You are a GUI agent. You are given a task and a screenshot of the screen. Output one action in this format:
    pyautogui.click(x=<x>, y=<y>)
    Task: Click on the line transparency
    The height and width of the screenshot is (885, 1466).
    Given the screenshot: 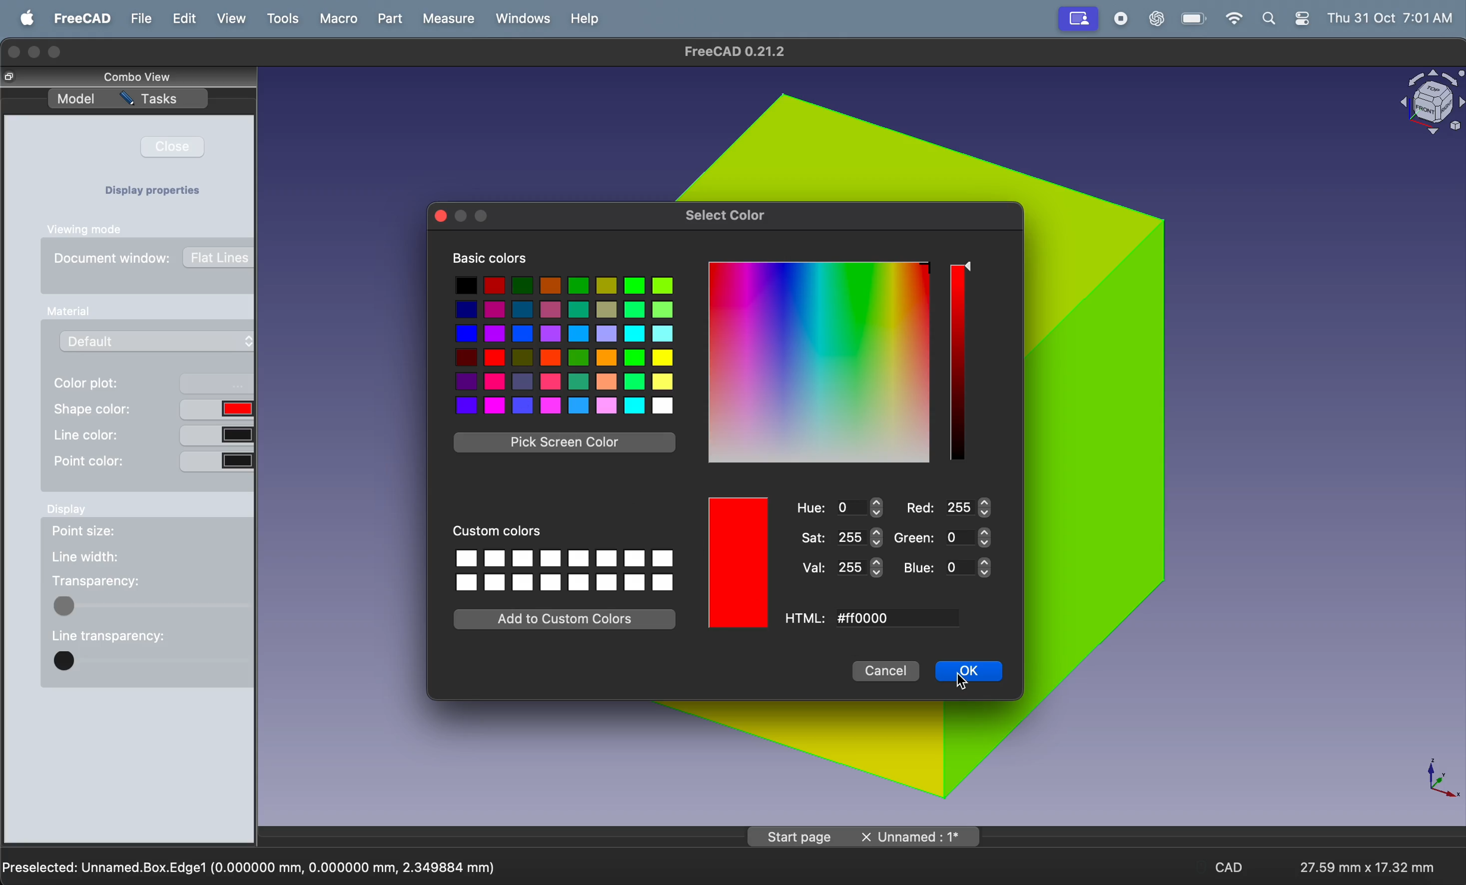 What is the action you would take?
    pyautogui.click(x=108, y=633)
    